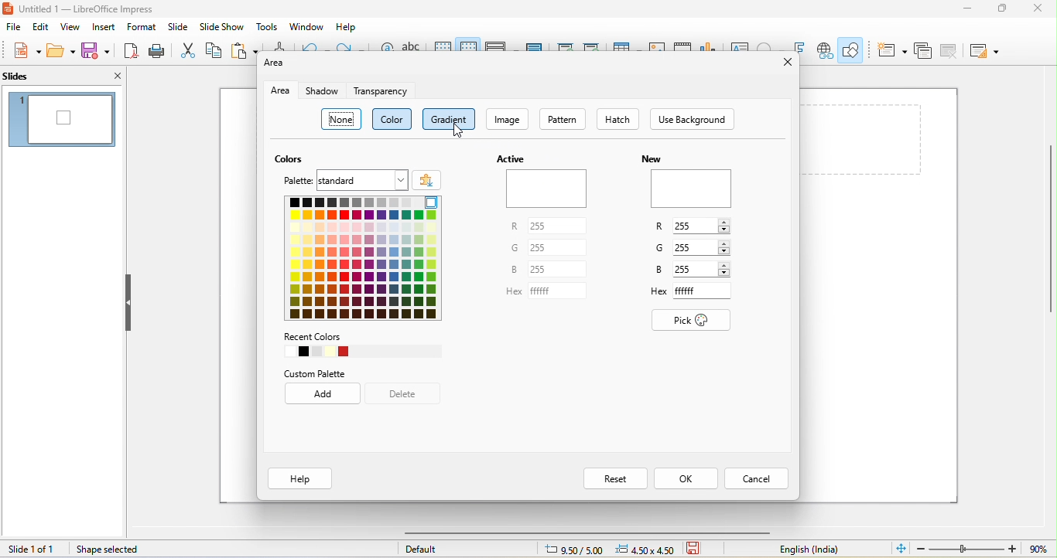 This screenshot has width=1057, height=558. Describe the element at coordinates (732, 246) in the screenshot. I see `adjust` at that location.